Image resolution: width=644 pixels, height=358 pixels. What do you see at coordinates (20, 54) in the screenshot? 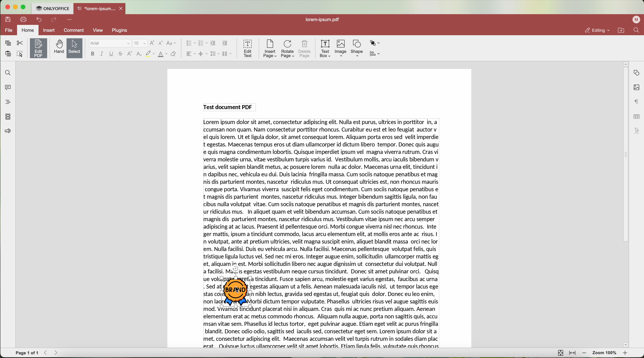
I see `select all` at bounding box center [20, 54].